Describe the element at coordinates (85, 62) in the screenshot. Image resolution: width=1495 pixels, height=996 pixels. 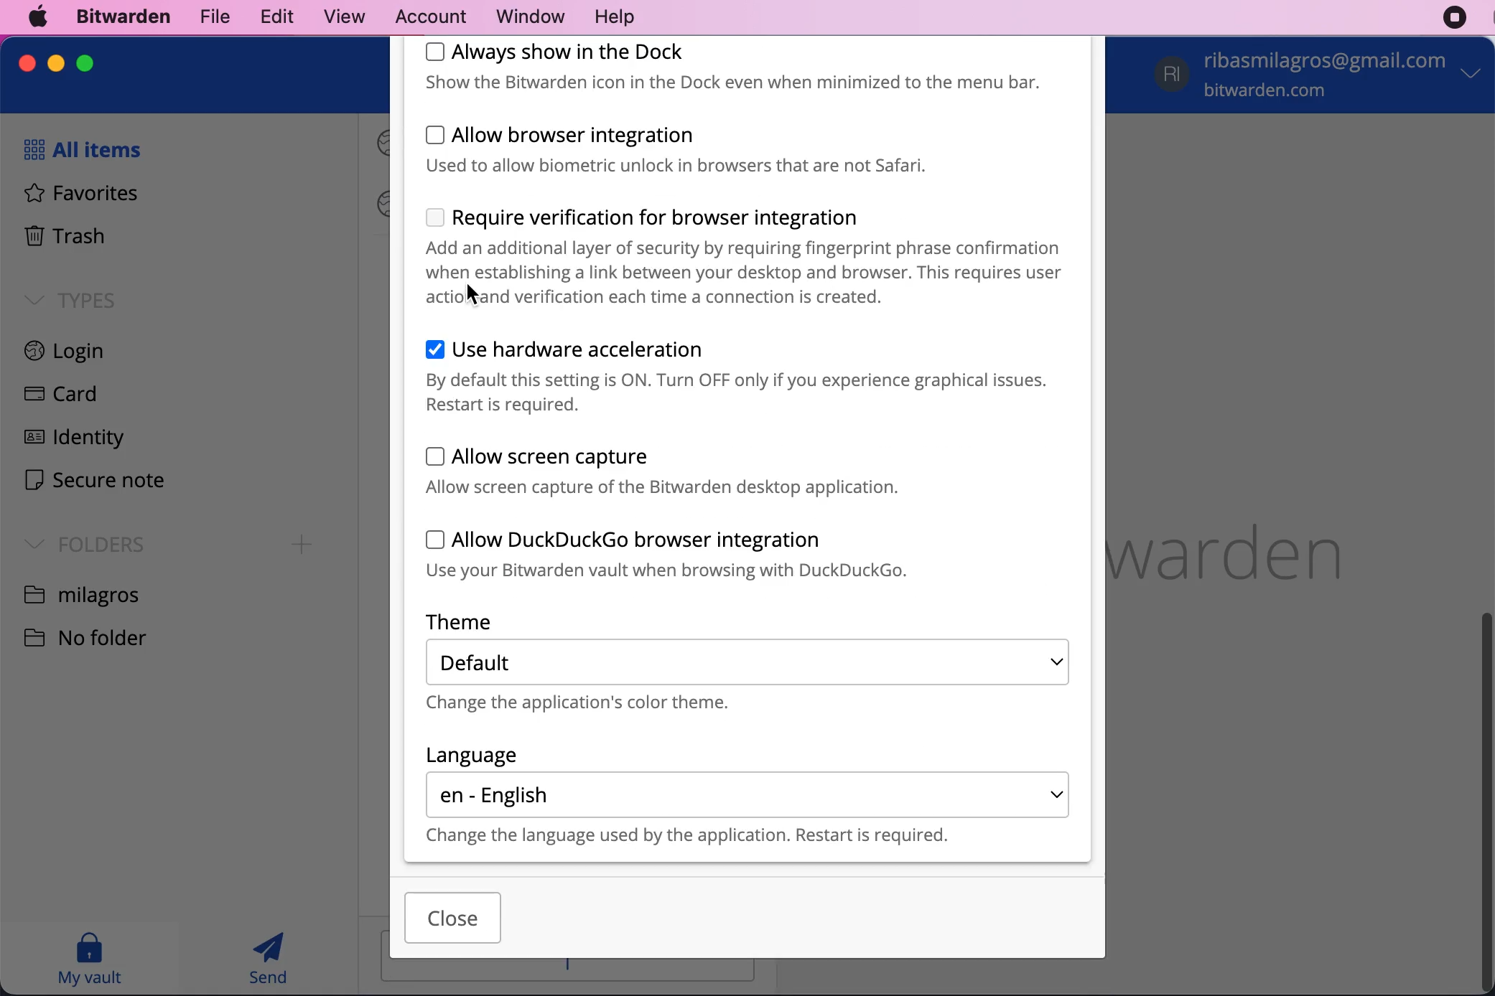
I see `maximize` at that location.